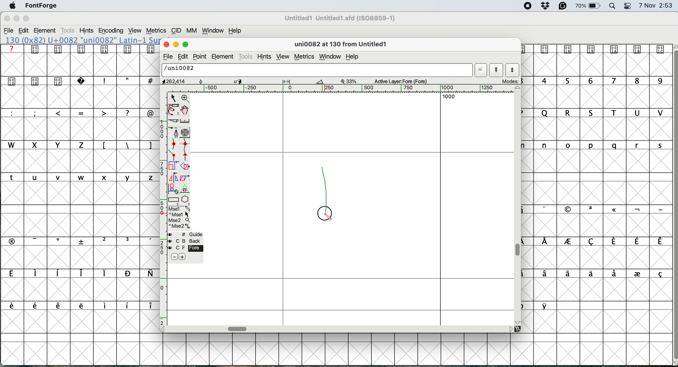  What do you see at coordinates (519, 249) in the screenshot?
I see `vertical scroll bar` at bounding box center [519, 249].